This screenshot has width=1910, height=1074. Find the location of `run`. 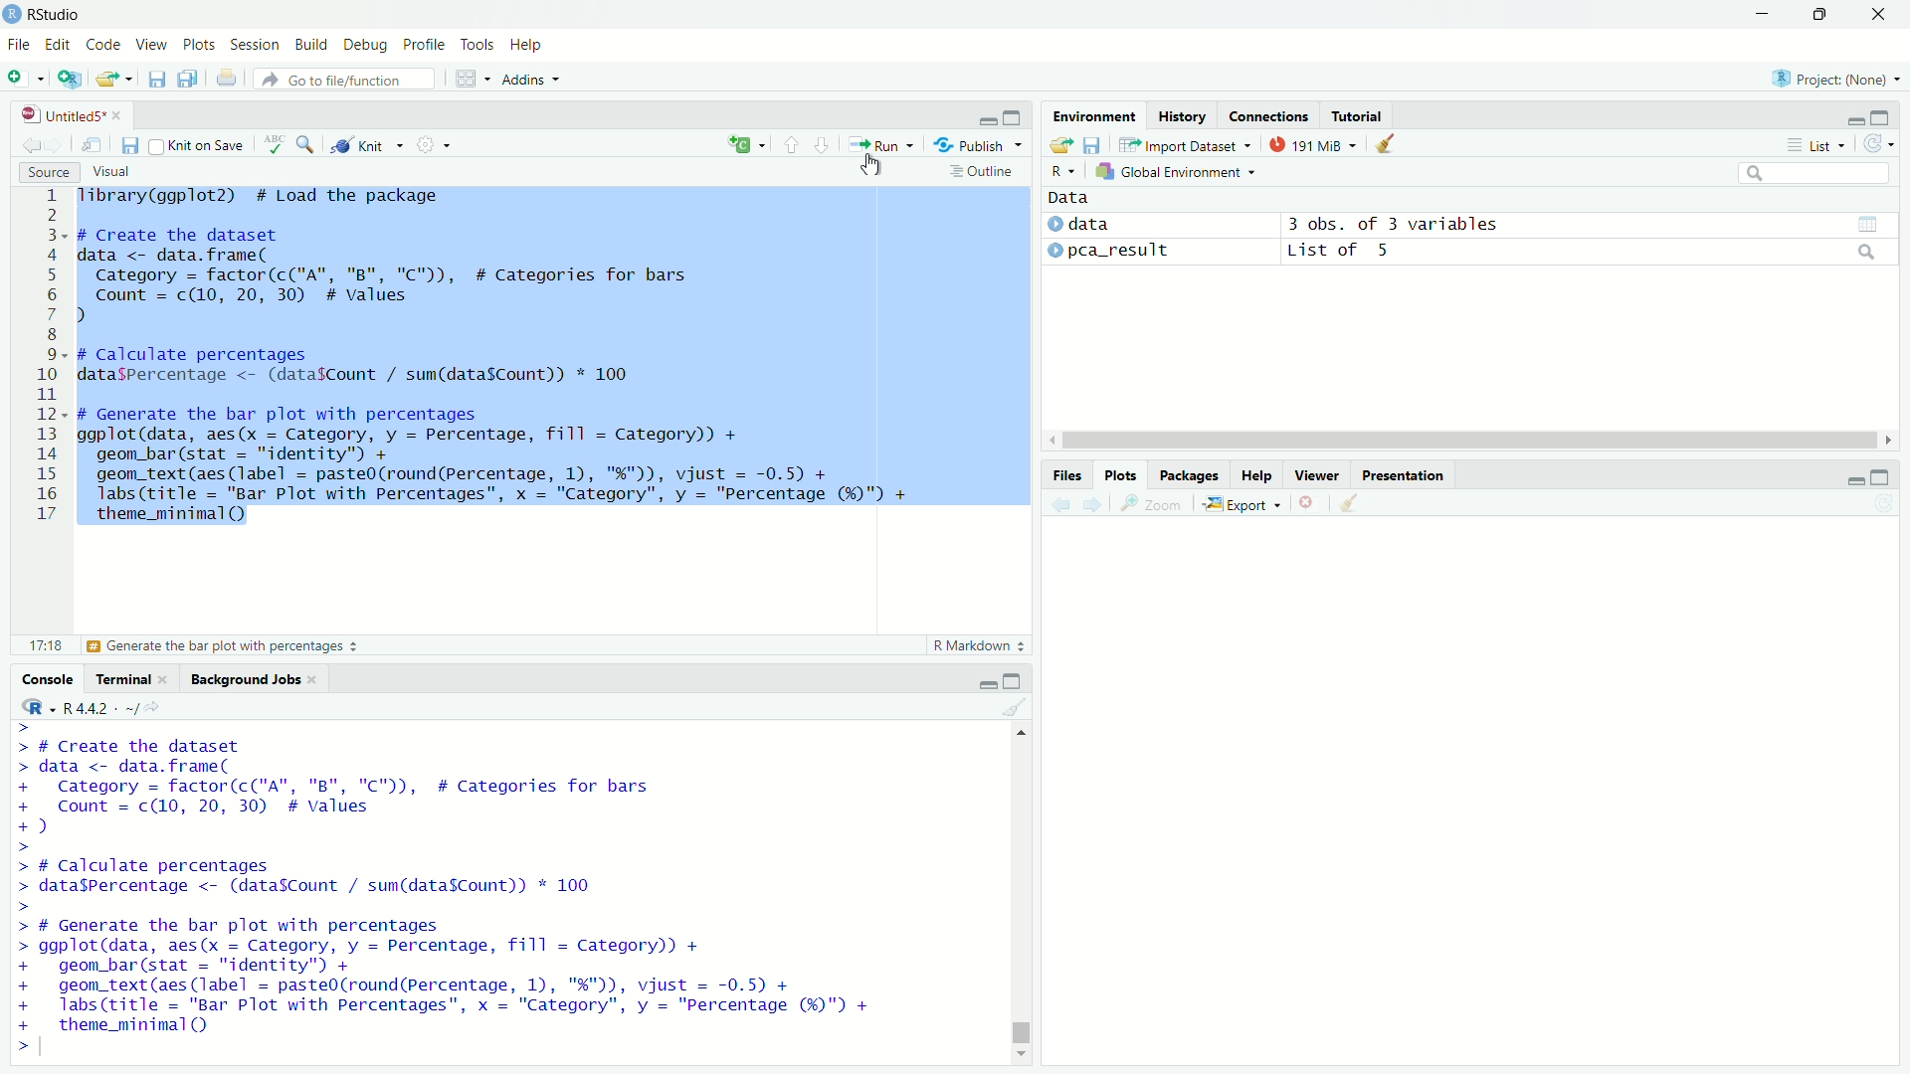

run is located at coordinates (877, 145).